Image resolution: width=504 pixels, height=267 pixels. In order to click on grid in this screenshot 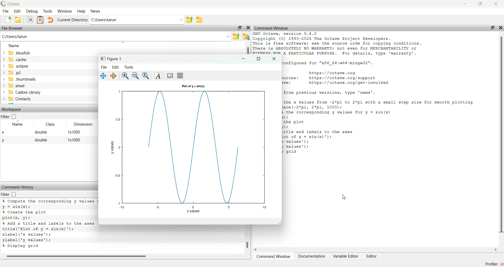, I will do `click(180, 76)`.